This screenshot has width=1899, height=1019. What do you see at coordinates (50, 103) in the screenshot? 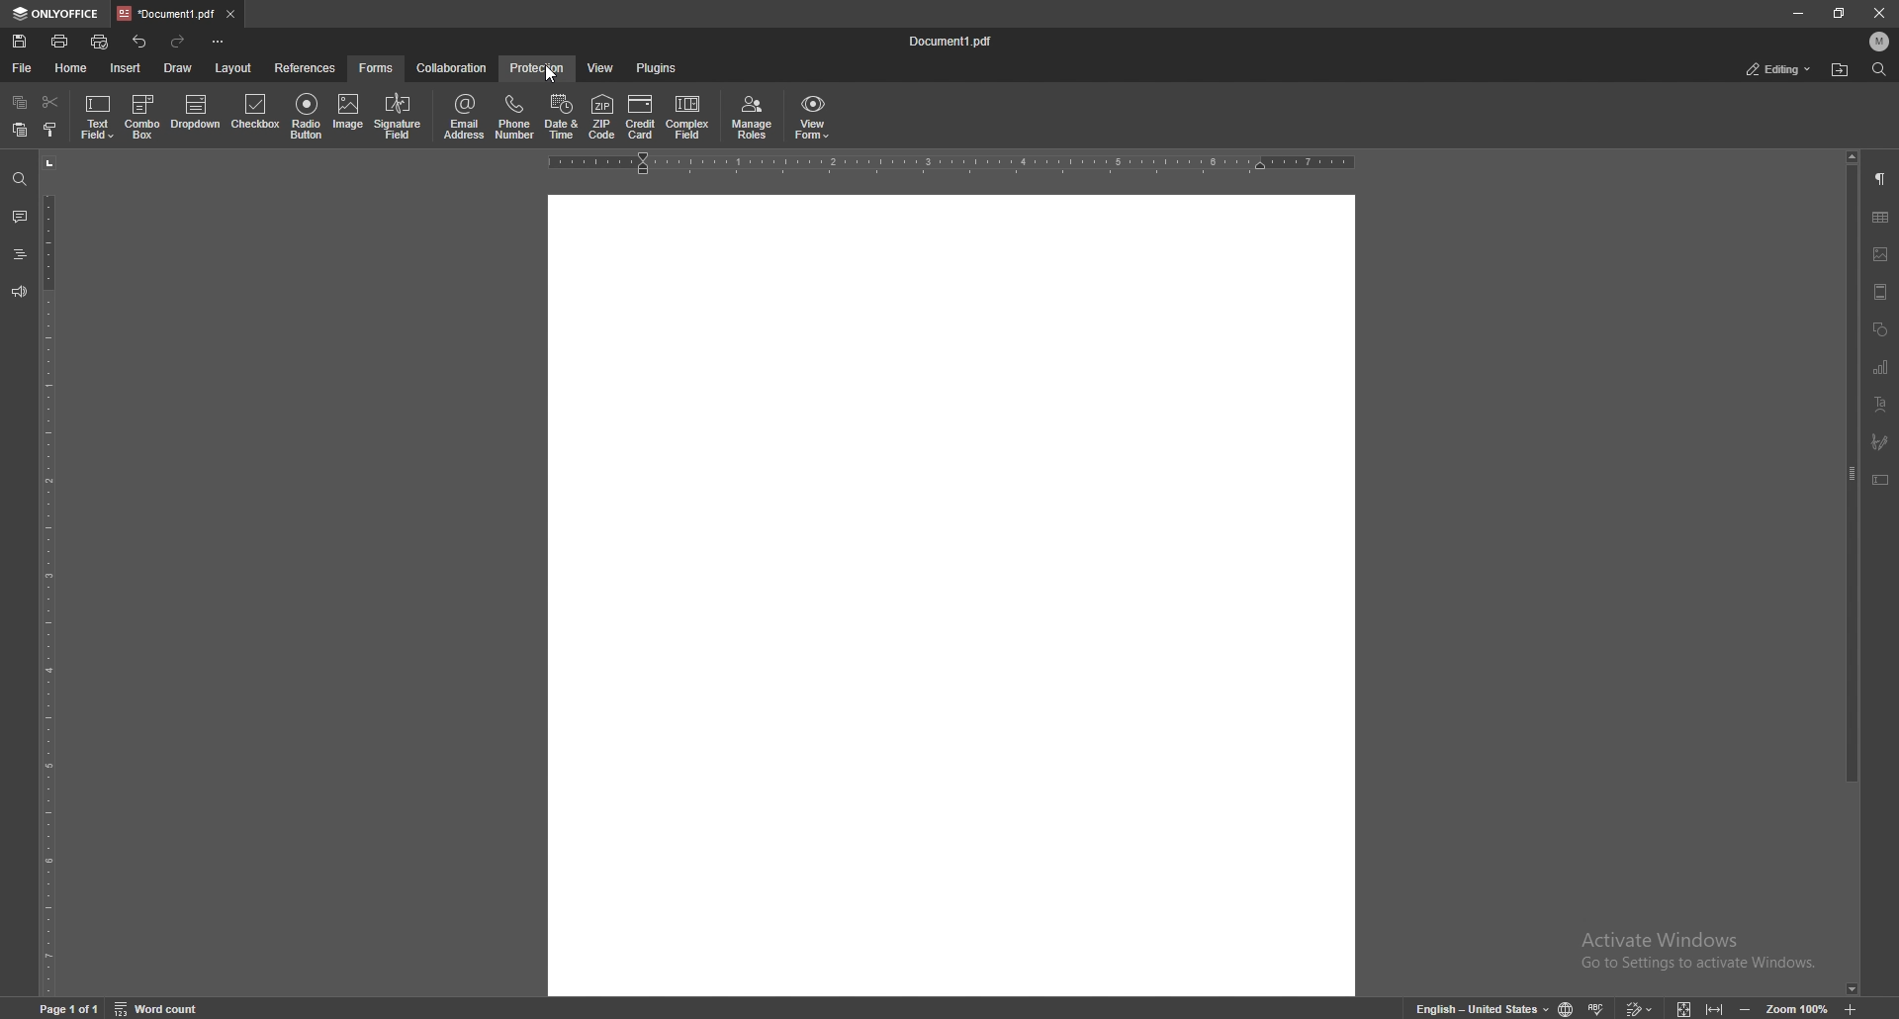
I see `cut` at bounding box center [50, 103].